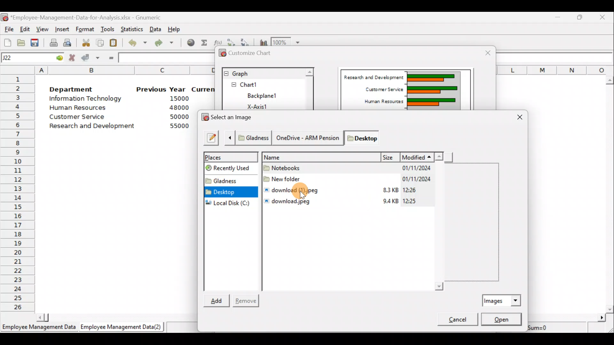 The height and width of the screenshot is (345, 614). I want to click on Open, so click(501, 319).